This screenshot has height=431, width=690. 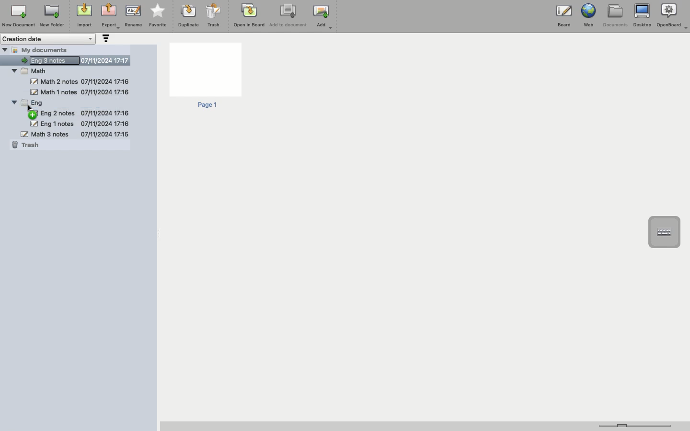 What do you see at coordinates (205, 76) in the screenshot?
I see `Page 1` at bounding box center [205, 76].